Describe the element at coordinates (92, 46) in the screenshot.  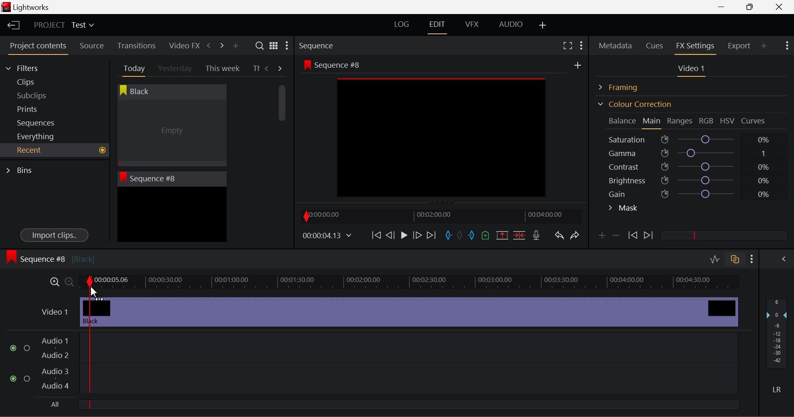
I see `Source` at that location.